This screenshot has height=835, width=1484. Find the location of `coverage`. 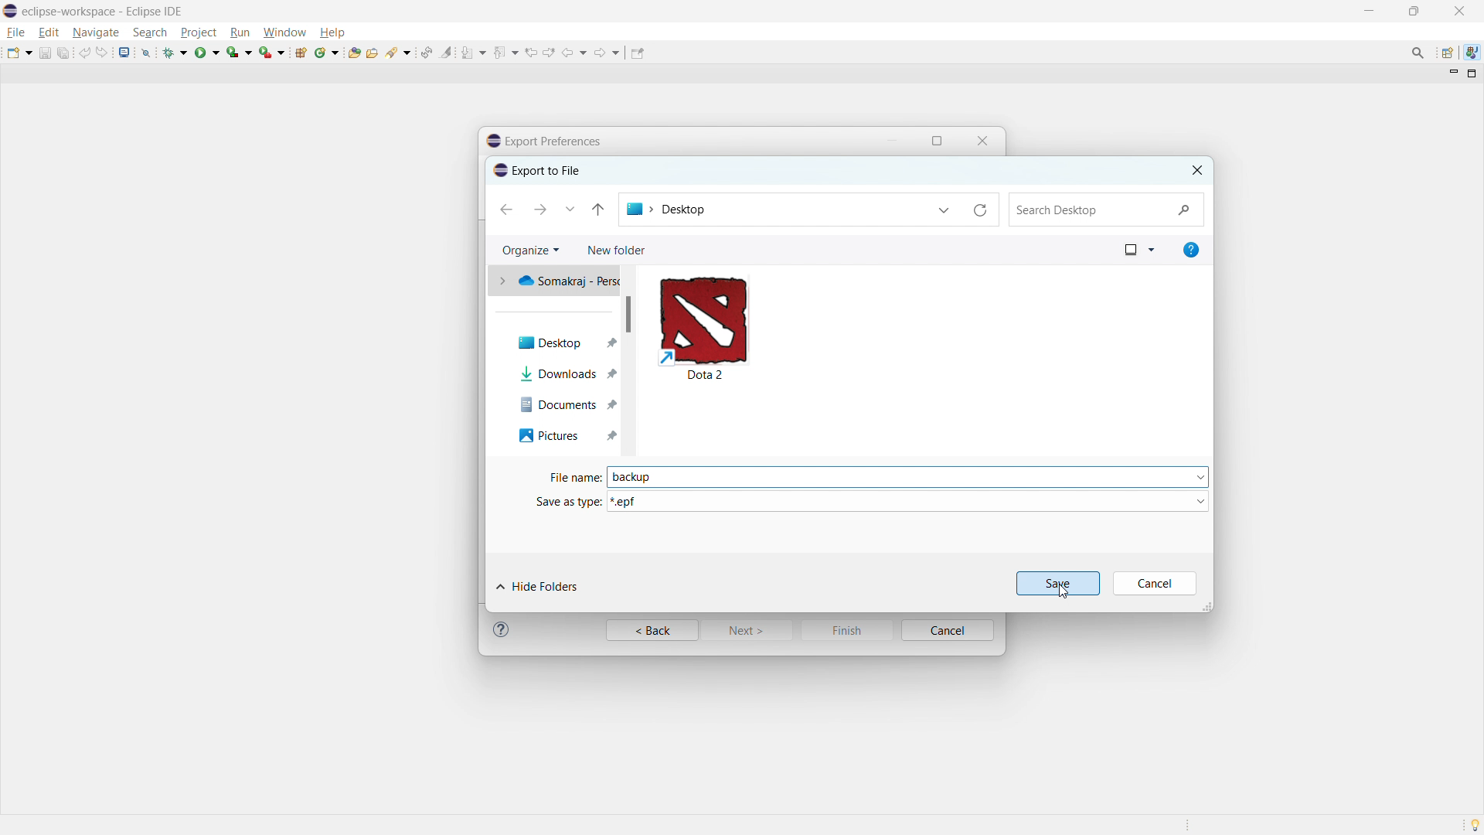

coverage is located at coordinates (239, 52).